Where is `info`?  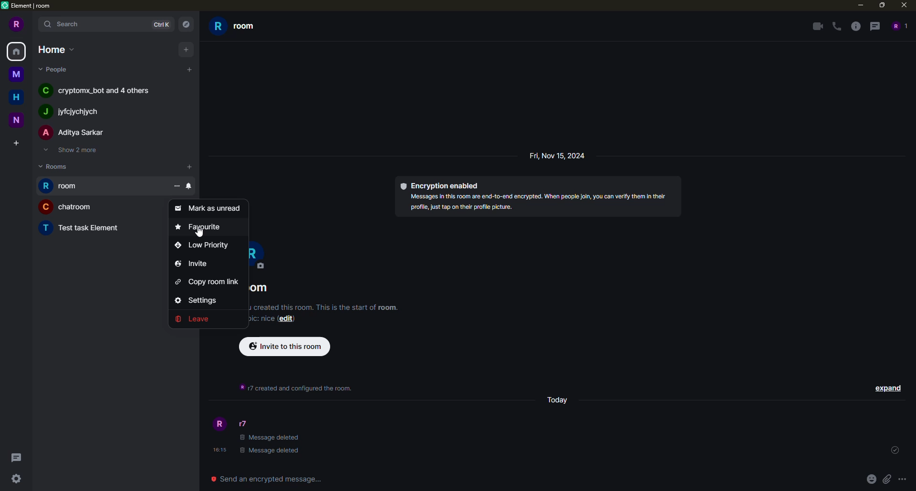 info is located at coordinates (292, 388).